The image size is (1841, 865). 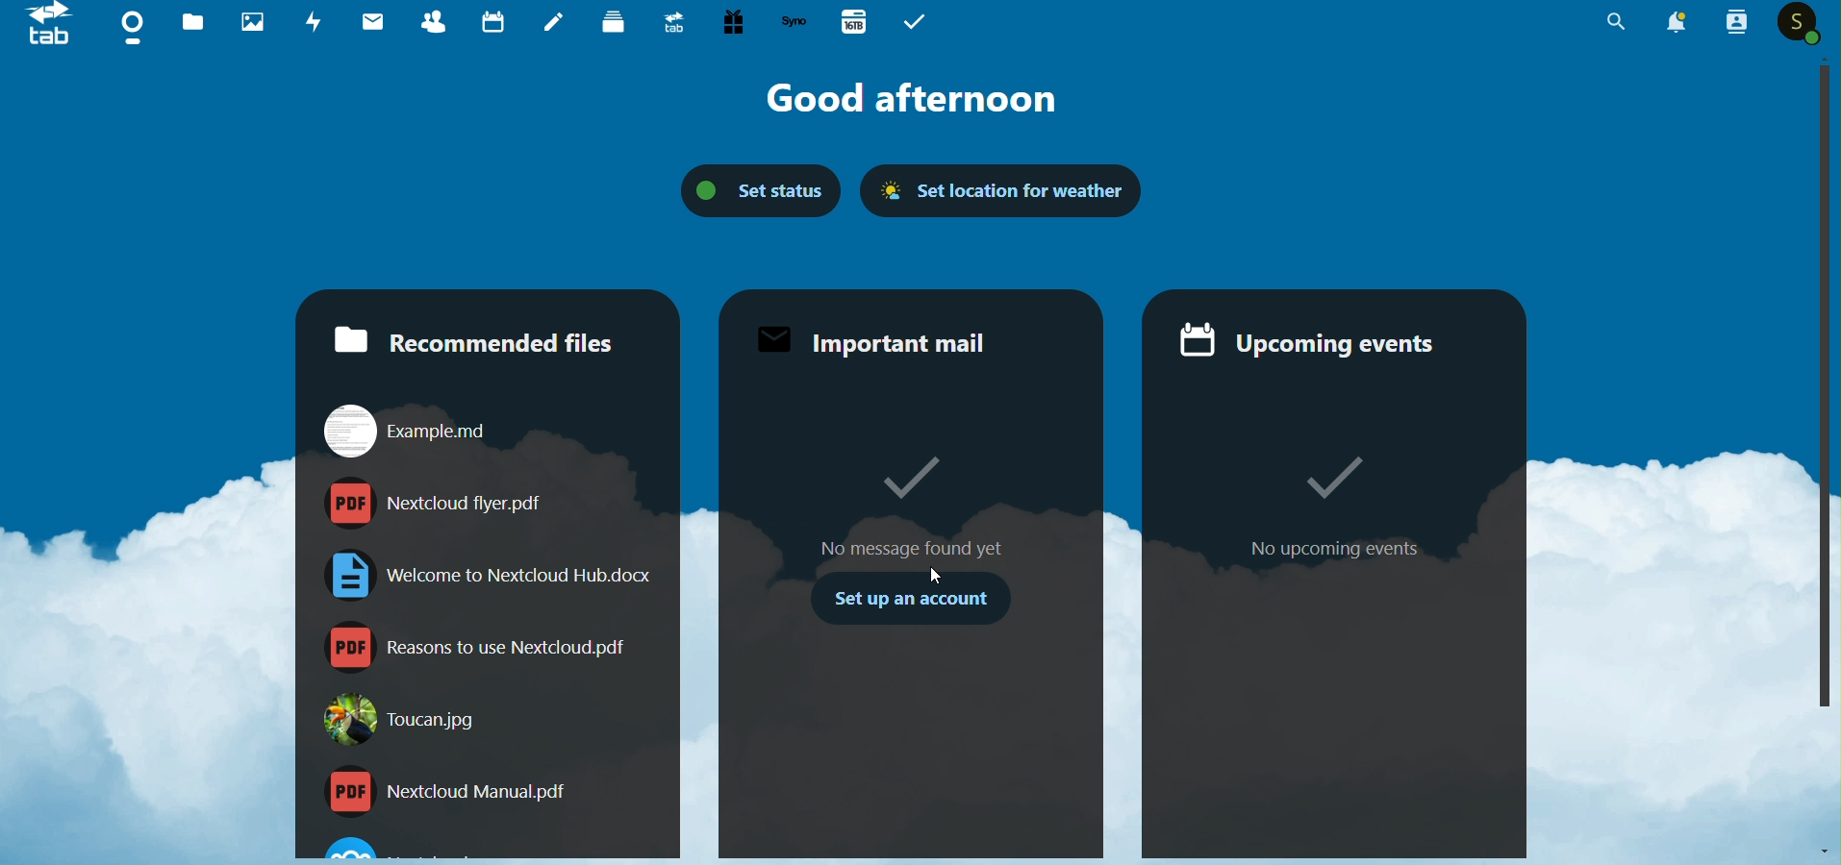 I want to click on scroll bar, so click(x=1823, y=391).